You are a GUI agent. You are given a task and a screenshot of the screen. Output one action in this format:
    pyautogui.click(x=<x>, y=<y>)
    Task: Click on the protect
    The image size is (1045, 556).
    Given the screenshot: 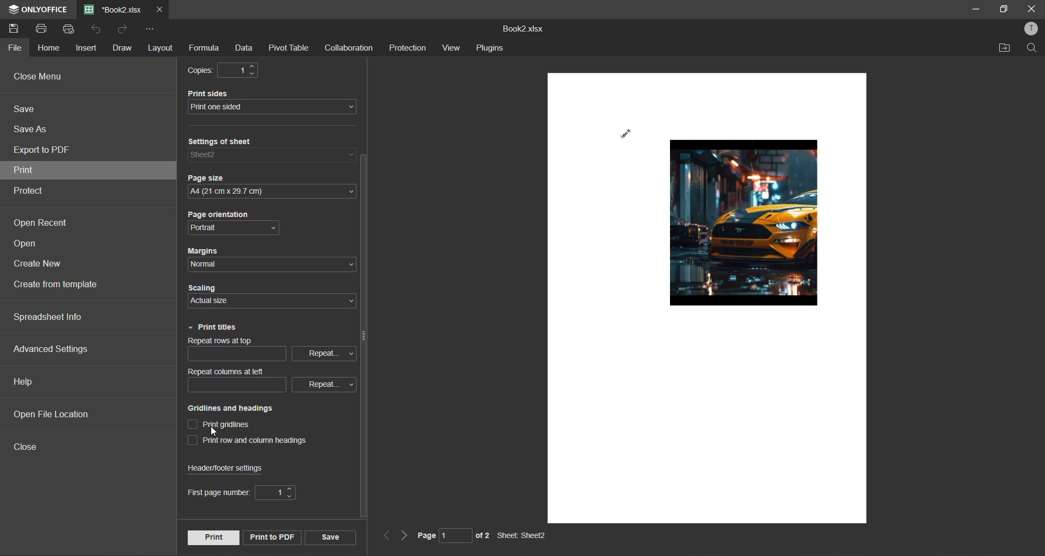 What is the action you would take?
    pyautogui.click(x=29, y=192)
    